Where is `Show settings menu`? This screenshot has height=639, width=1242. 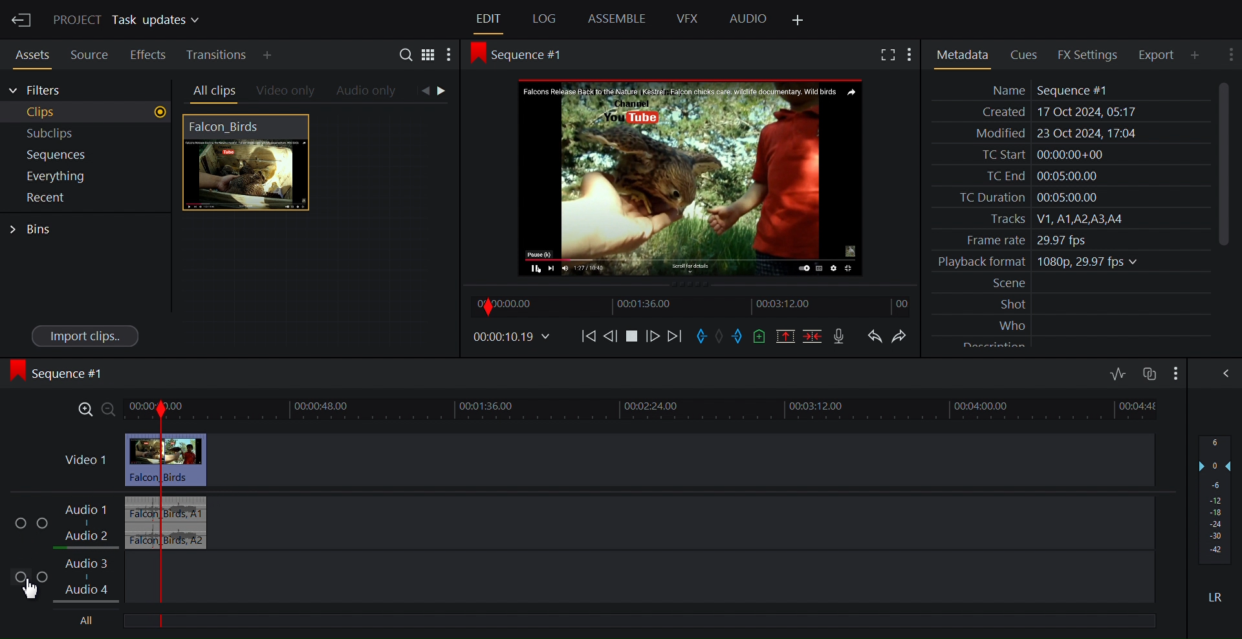 Show settings menu is located at coordinates (913, 55).